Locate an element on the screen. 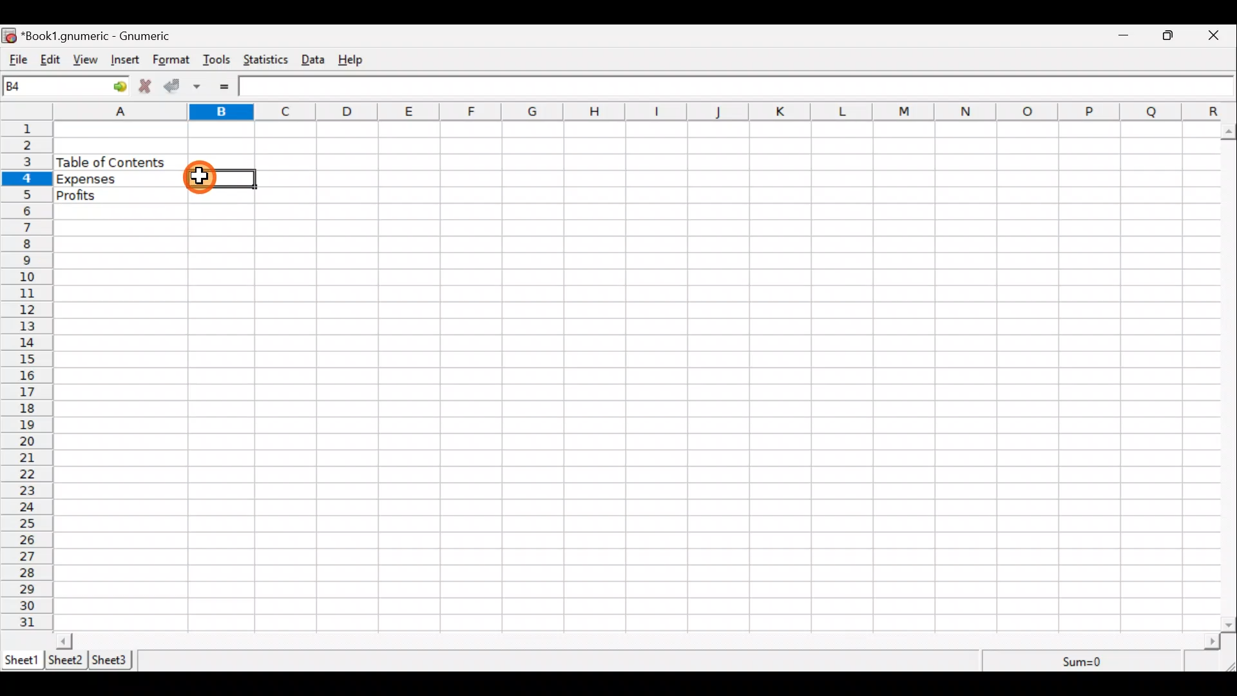 This screenshot has width=1237, height=696. scroll right is located at coordinates (1212, 642).